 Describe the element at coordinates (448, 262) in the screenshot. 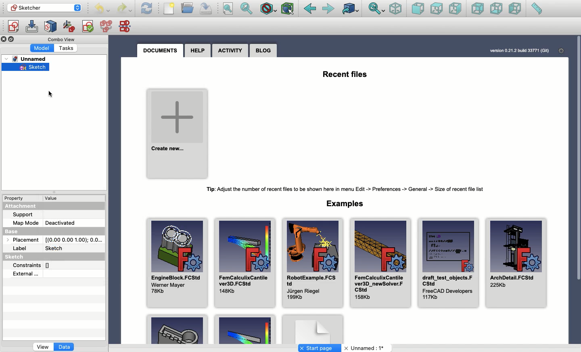

I see `draft_test_objects` at that location.